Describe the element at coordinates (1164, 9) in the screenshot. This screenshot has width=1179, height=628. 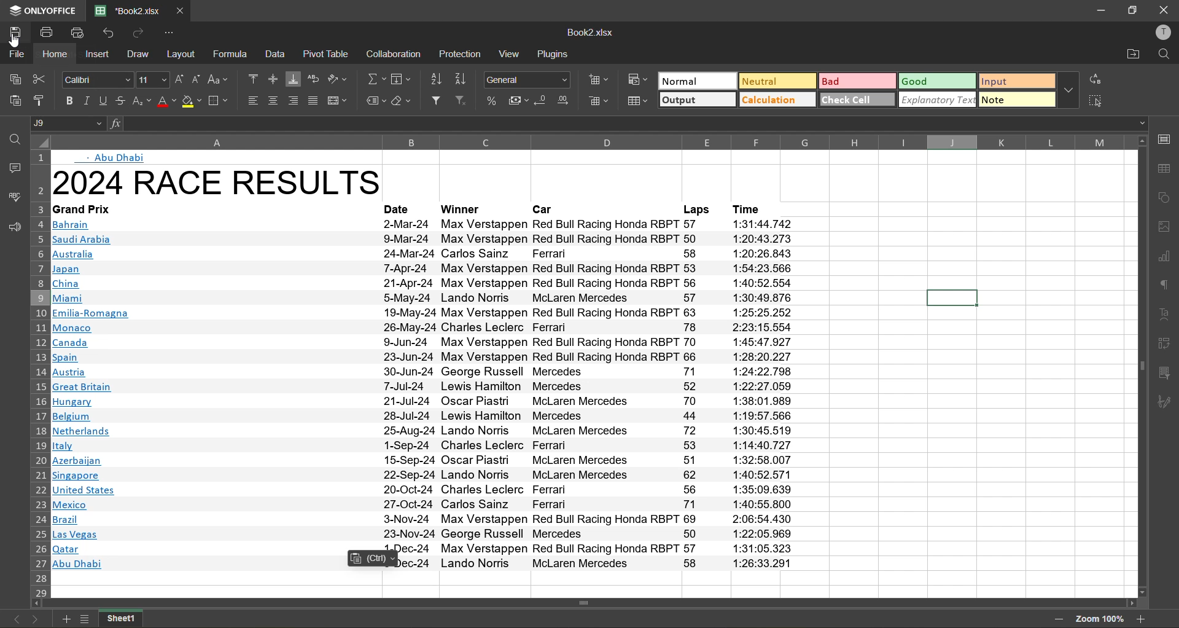
I see `close` at that location.